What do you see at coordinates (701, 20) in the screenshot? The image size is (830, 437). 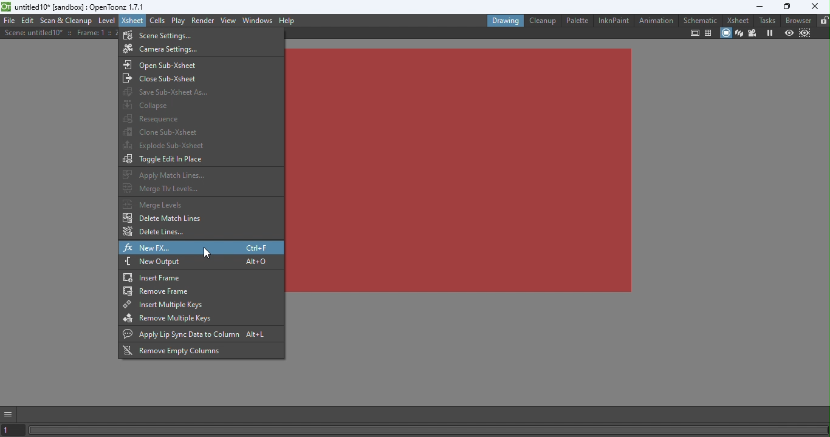 I see `Schematic` at bounding box center [701, 20].